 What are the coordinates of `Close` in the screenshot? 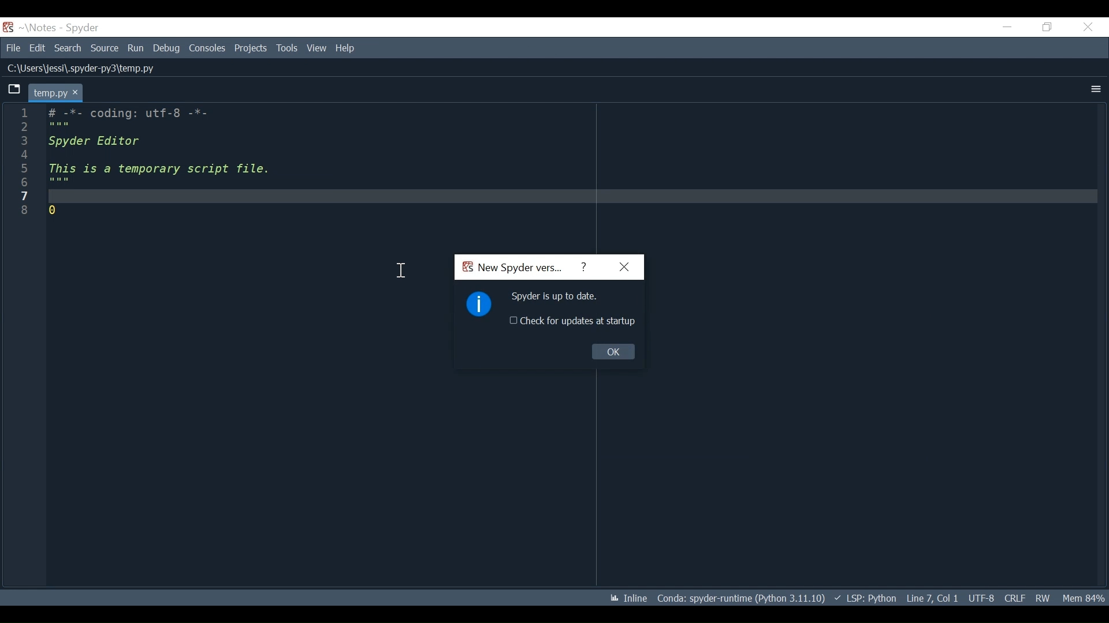 It's located at (624, 267).